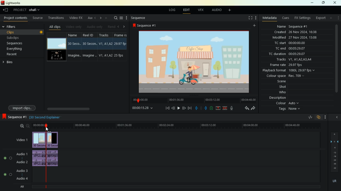 The image size is (341, 191). I want to click on overlap, so click(319, 117).